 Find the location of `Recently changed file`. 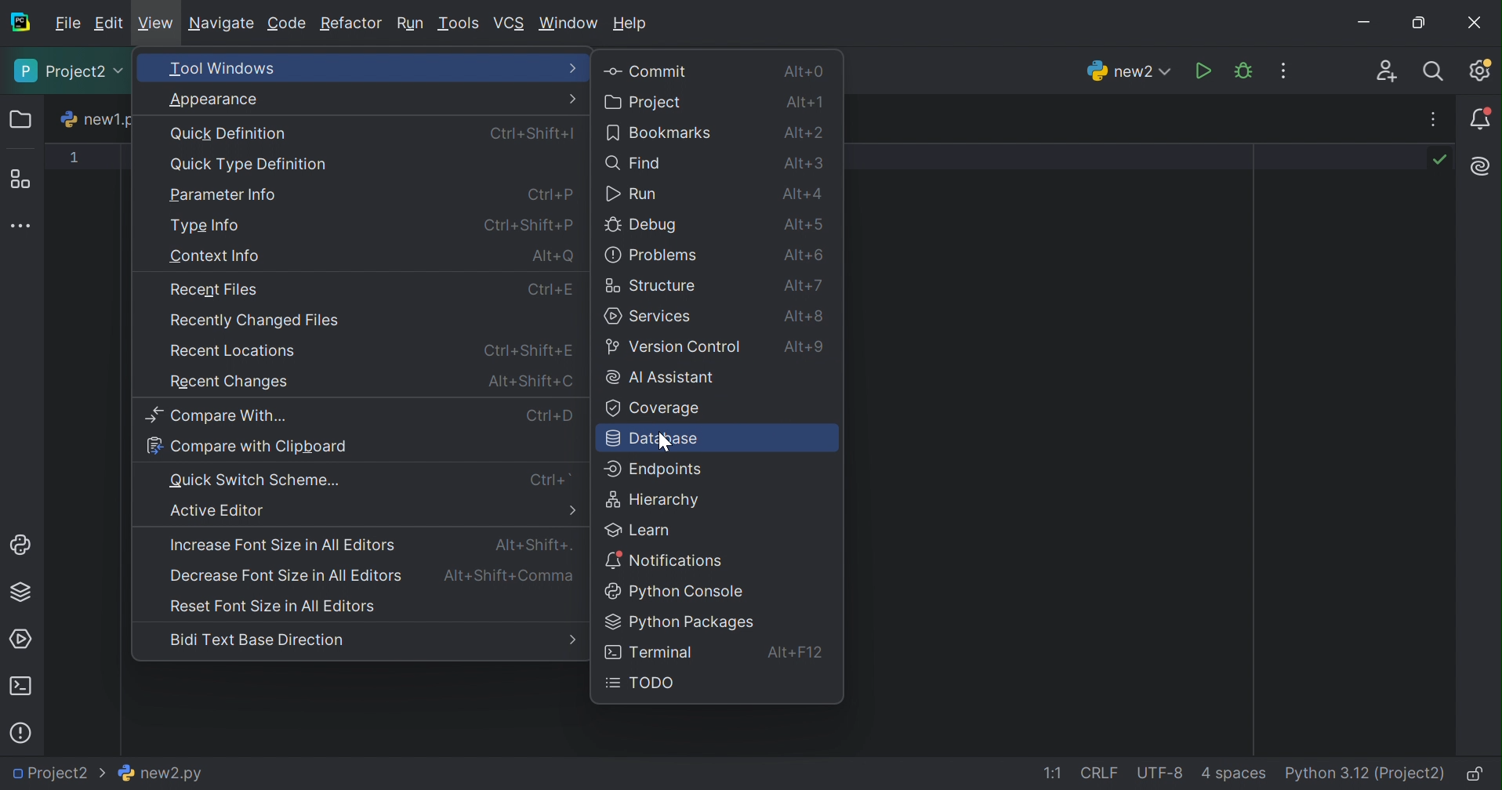

Recently changed file is located at coordinates (252, 321).